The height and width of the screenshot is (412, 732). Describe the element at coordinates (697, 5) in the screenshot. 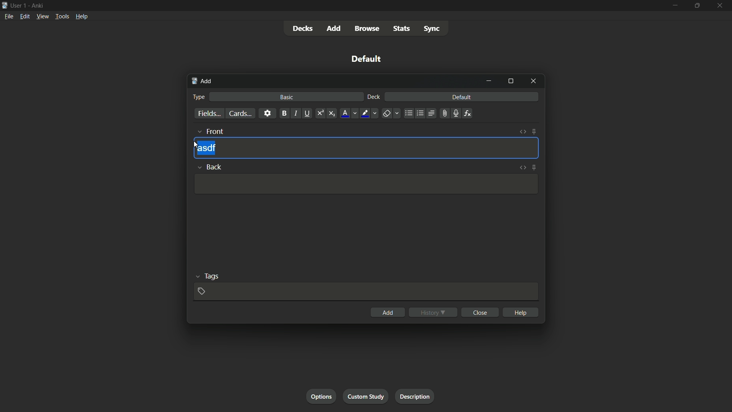

I see `maximize` at that location.